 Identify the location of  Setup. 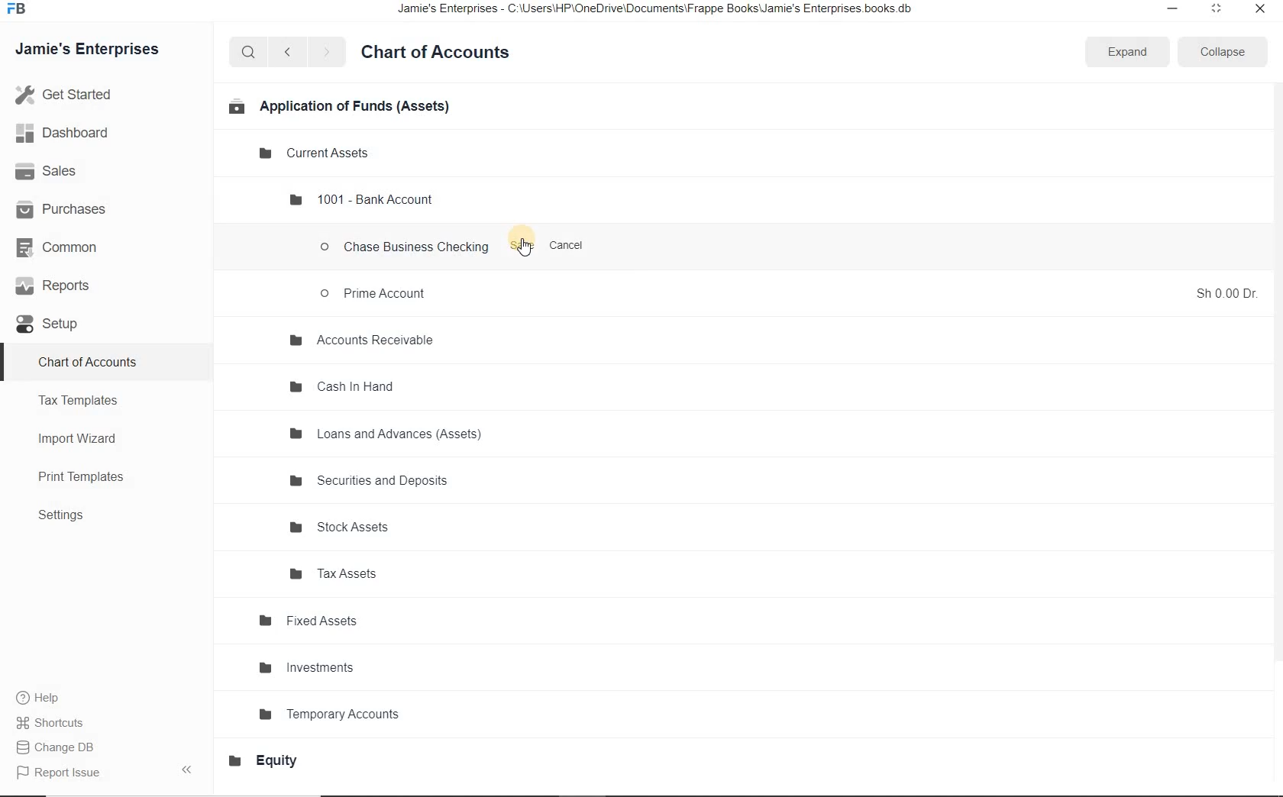
(58, 325).